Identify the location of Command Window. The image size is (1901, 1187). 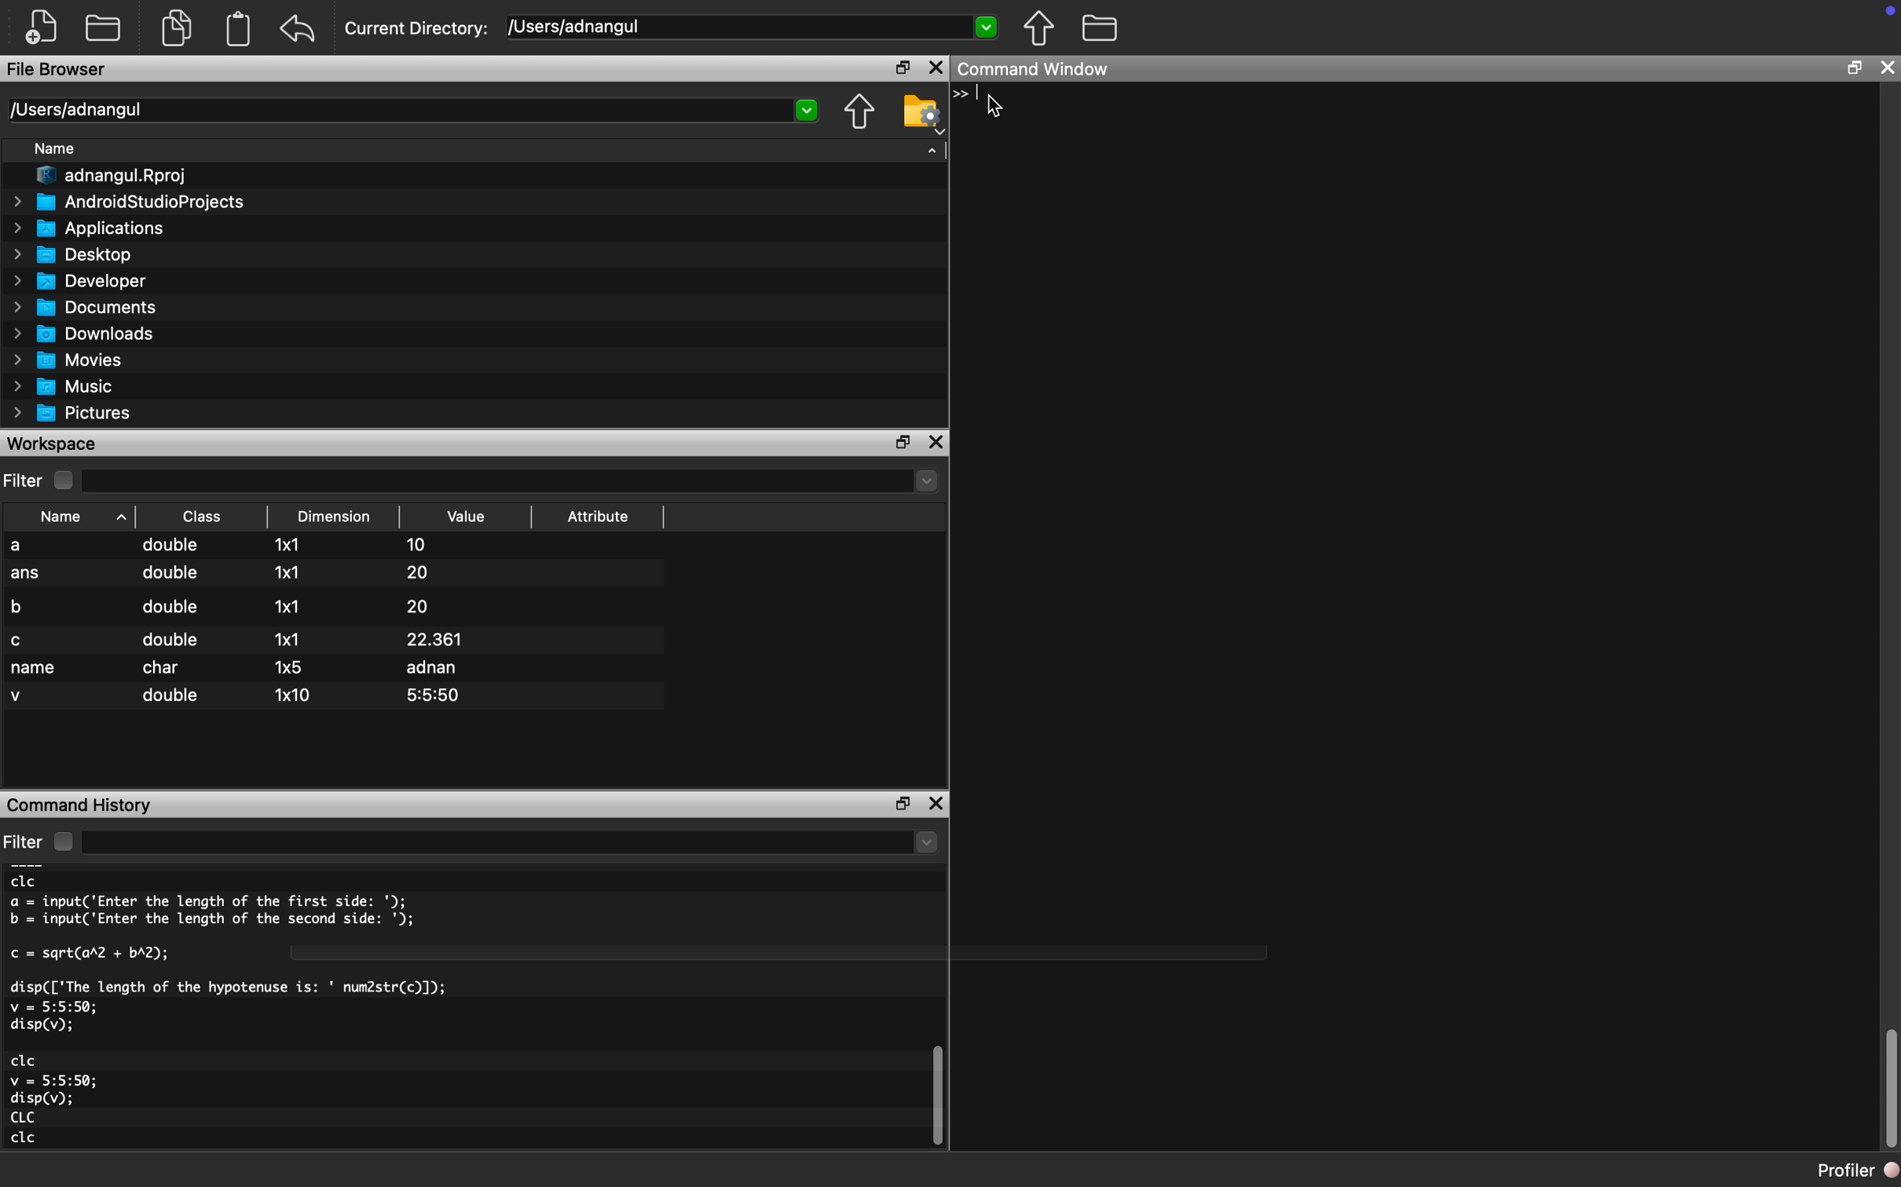
(1043, 70).